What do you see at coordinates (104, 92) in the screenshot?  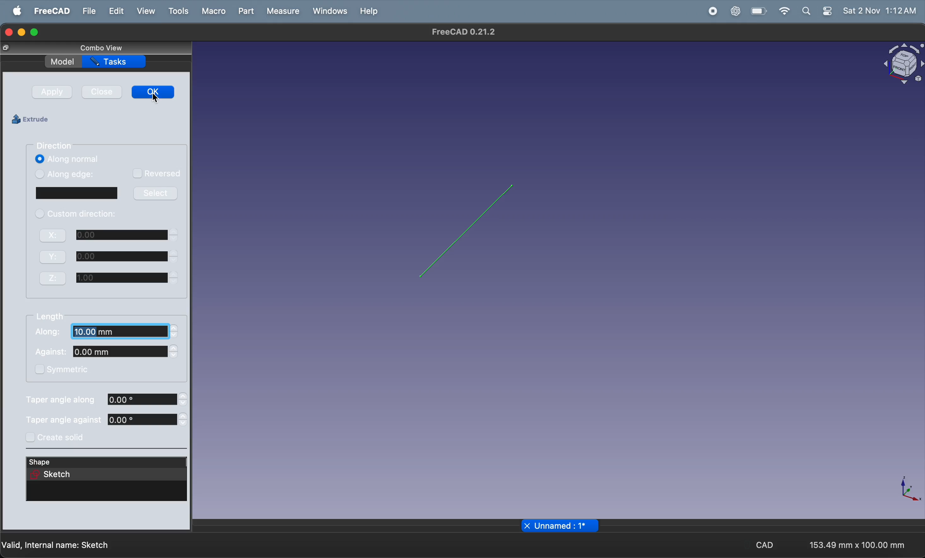 I see `close` at bounding box center [104, 92].